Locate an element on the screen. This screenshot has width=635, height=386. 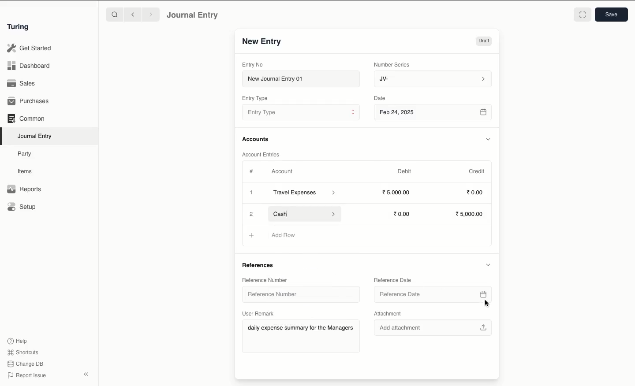
Change DB is located at coordinates (25, 364).